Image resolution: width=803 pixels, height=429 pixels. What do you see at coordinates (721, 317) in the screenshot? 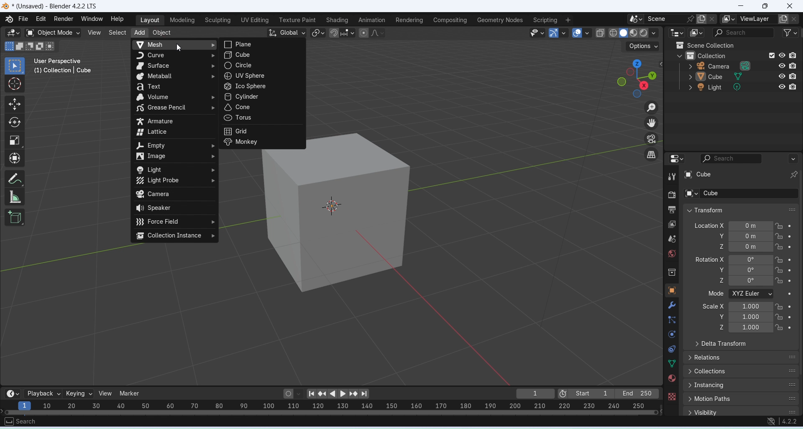
I see `Scale  Y` at bounding box center [721, 317].